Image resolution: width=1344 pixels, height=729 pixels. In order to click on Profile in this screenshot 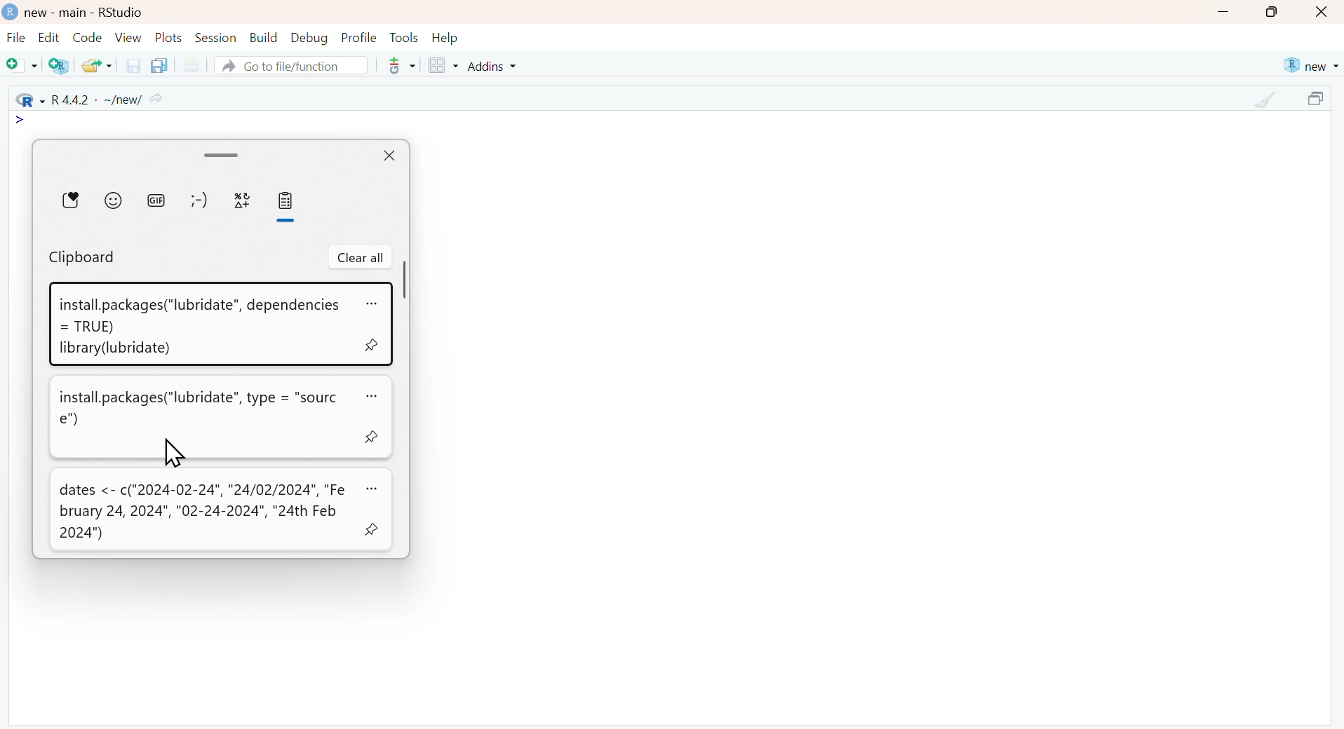, I will do `click(359, 37)`.